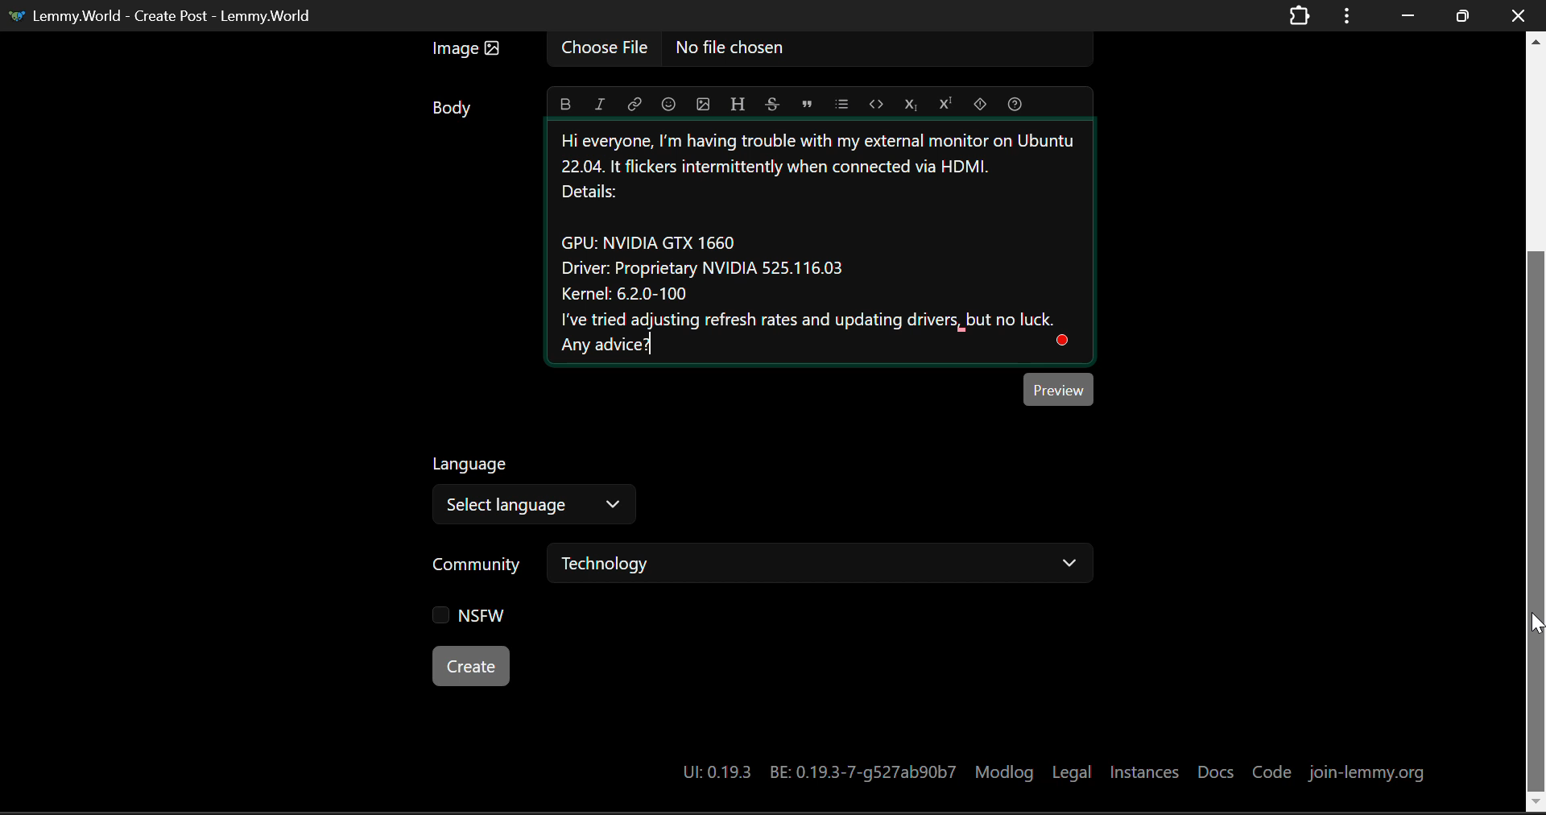 The height and width of the screenshot is (815, 1546). I want to click on Restore Down, so click(1404, 14).